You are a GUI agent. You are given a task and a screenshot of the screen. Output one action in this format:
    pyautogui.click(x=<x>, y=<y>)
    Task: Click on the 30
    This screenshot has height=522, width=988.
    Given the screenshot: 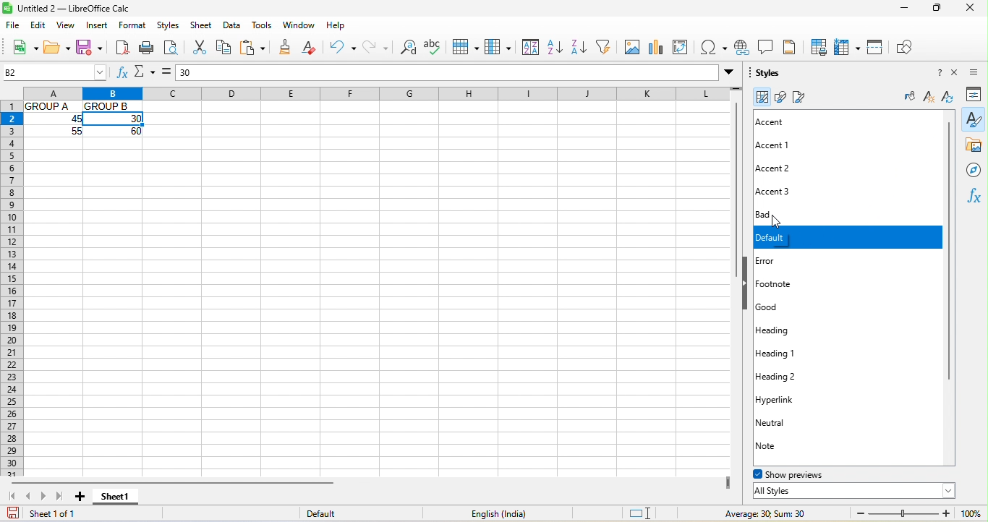 What is the action you would take?
    pyautogui.click(x=456, y=72)
    